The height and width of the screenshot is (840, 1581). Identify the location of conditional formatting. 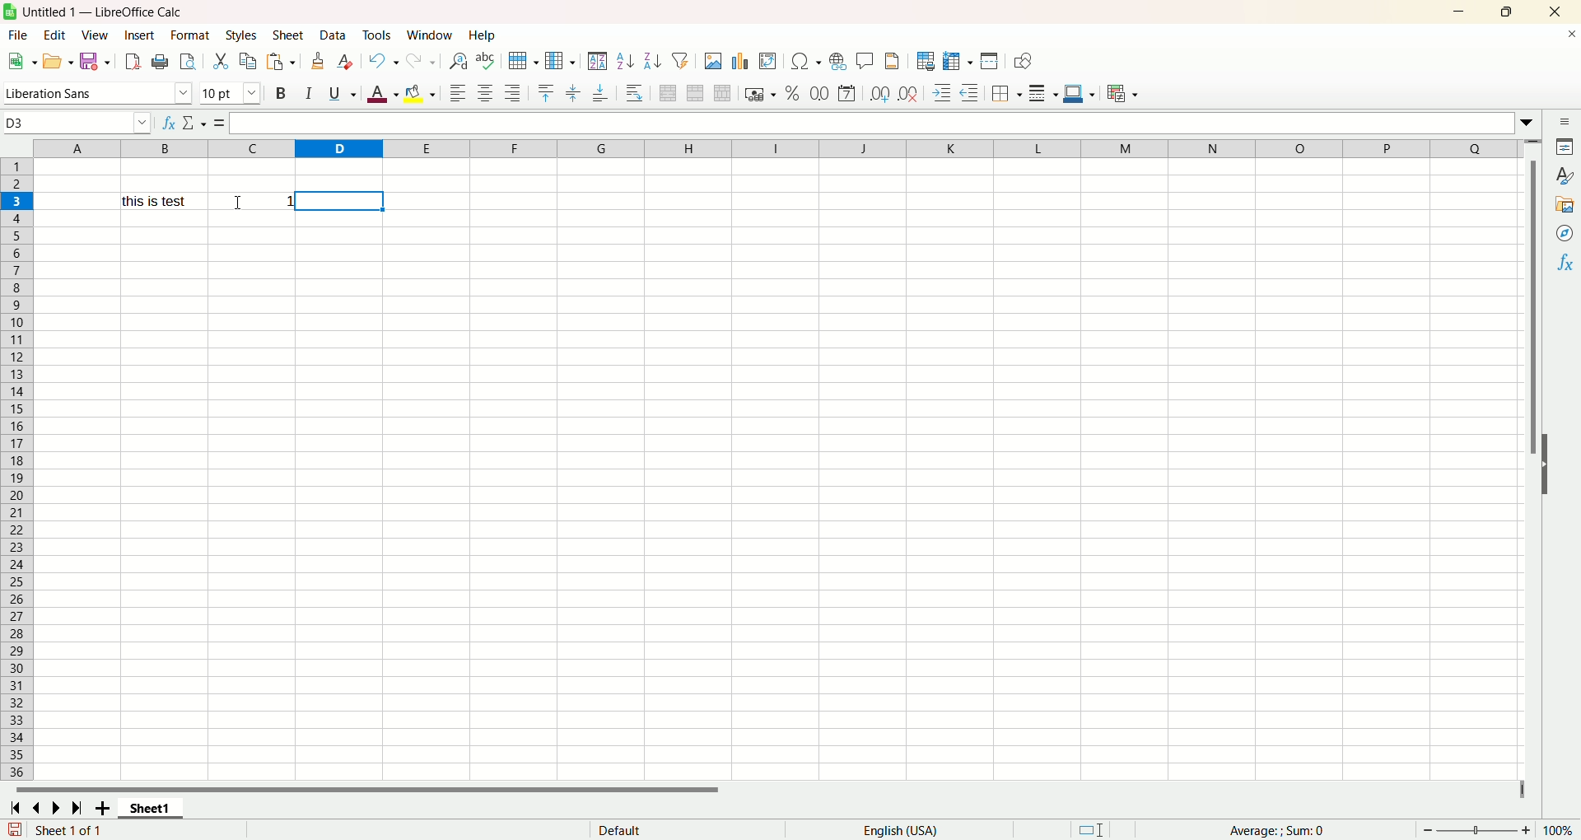
(1126, 95).